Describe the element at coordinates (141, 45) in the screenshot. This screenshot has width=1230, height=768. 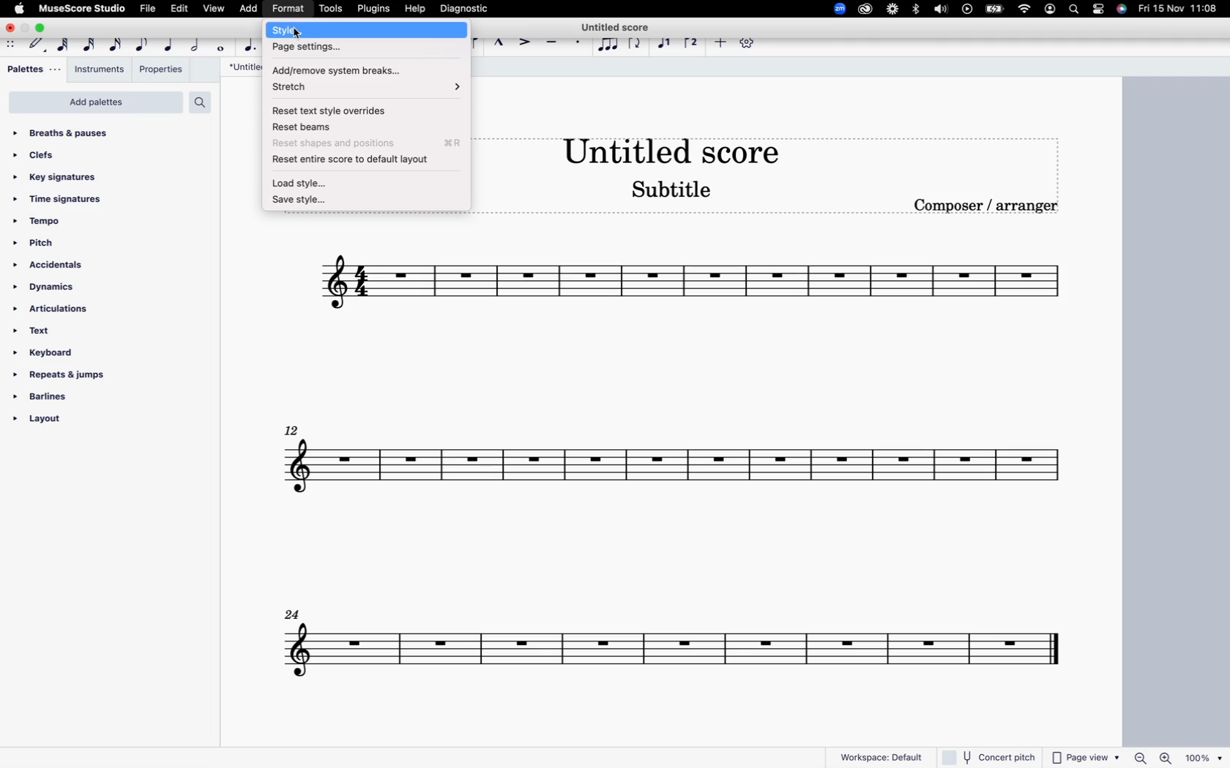
I see `eight note` at that location.